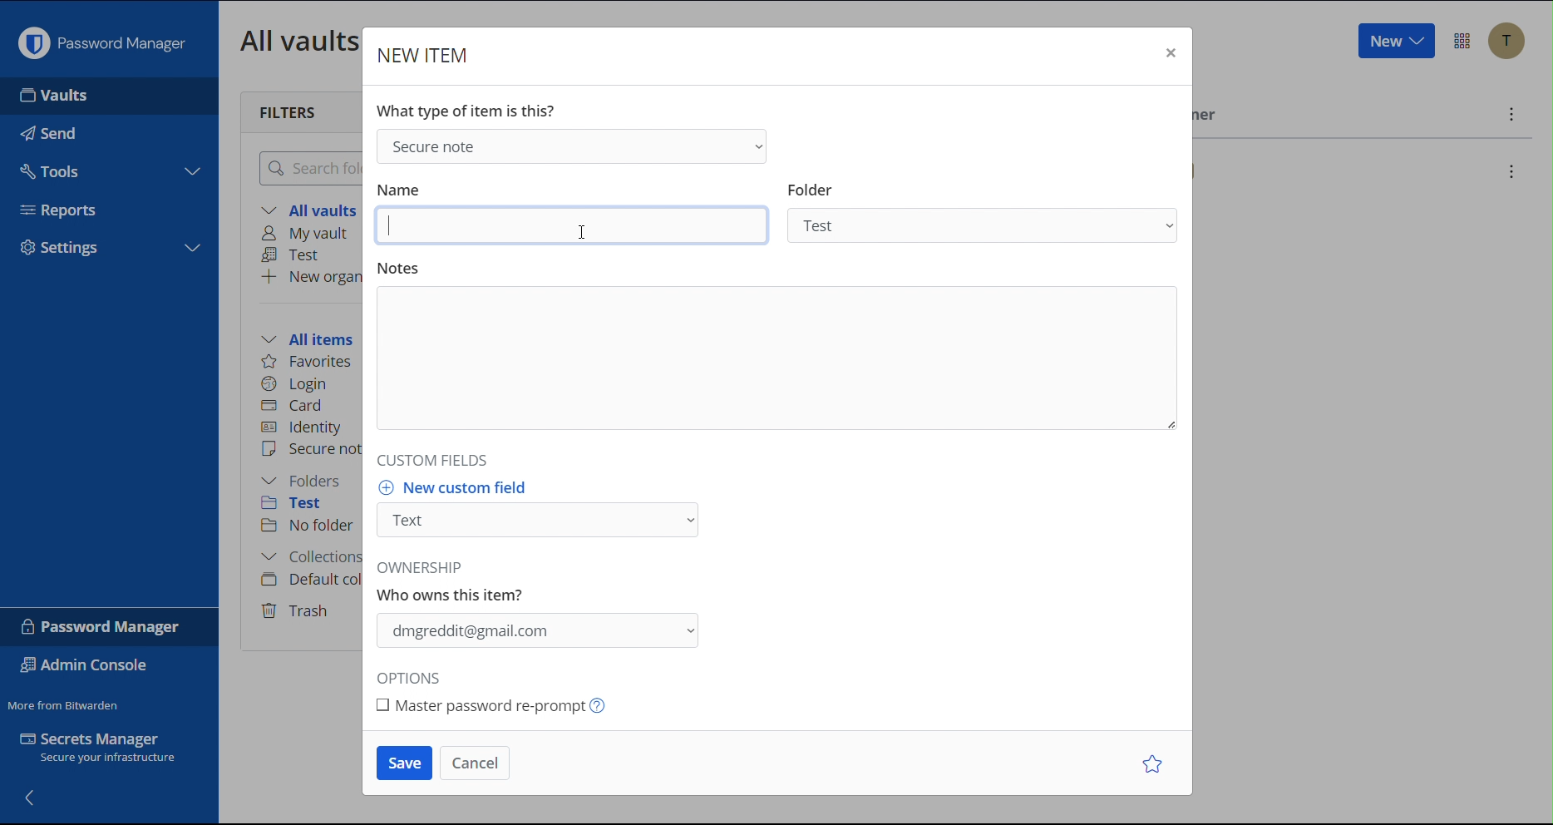 This screenshot has height=825, width=1553. I want to click on Custom Fields, so click(428, 459).